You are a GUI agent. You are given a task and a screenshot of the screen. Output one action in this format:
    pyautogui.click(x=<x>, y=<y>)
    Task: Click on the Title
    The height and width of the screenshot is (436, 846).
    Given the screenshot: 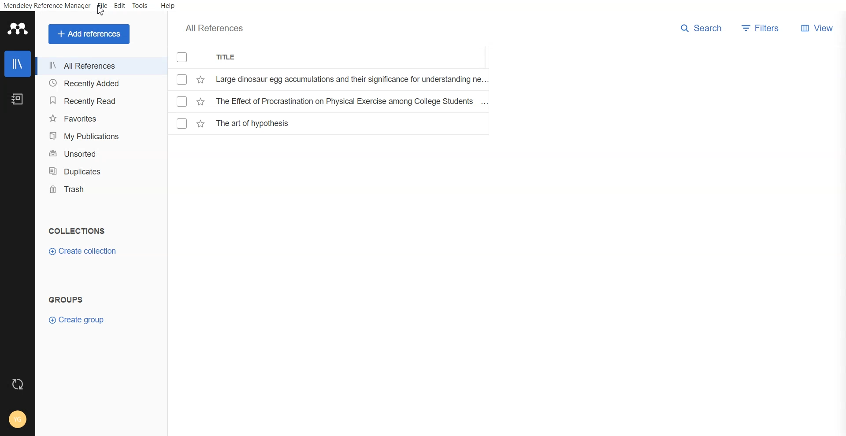 What is the action you would take?
    pyautogui.click(x=229, y=57)
    